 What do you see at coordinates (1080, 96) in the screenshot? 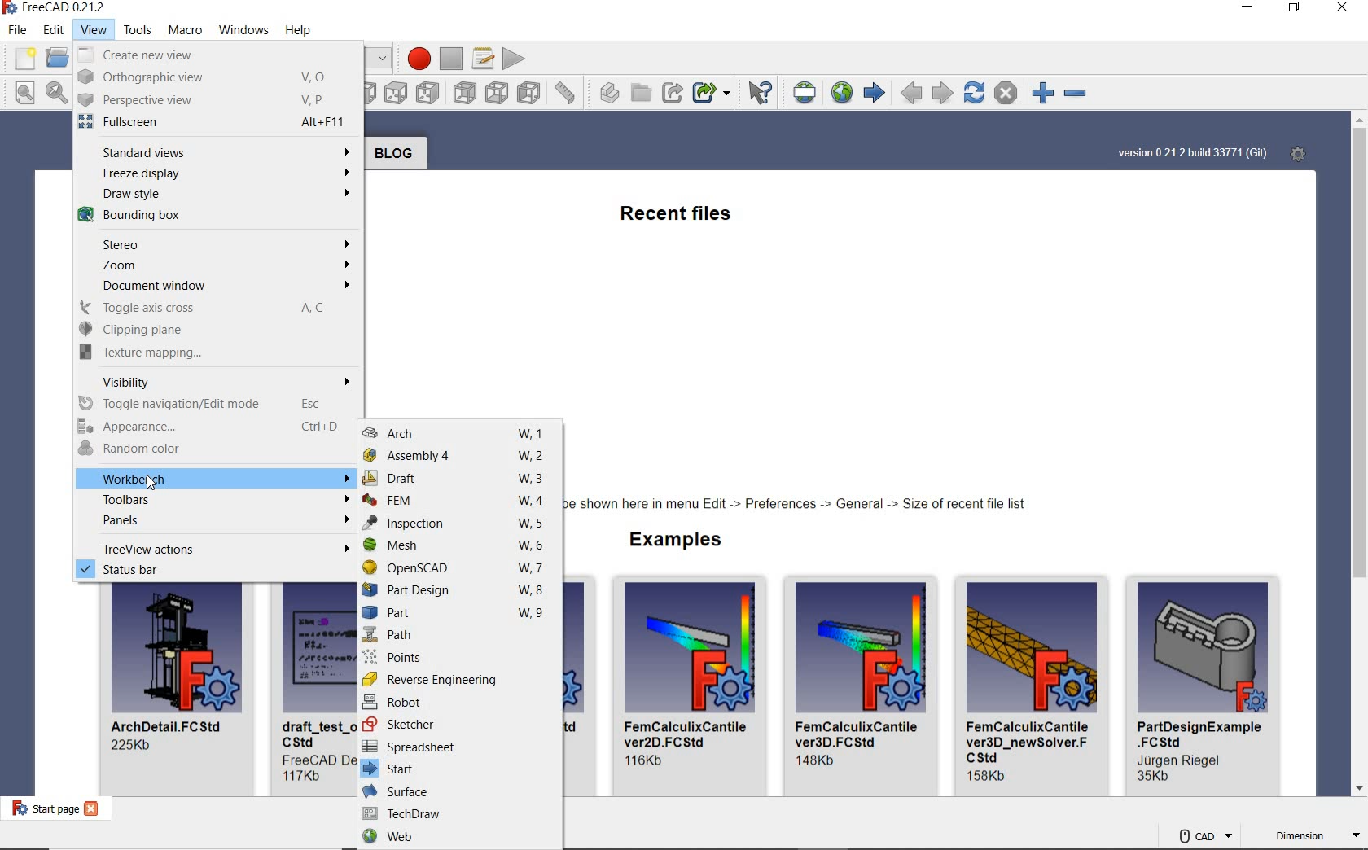
I see `zoom out` at bounding box center [1080, 96].